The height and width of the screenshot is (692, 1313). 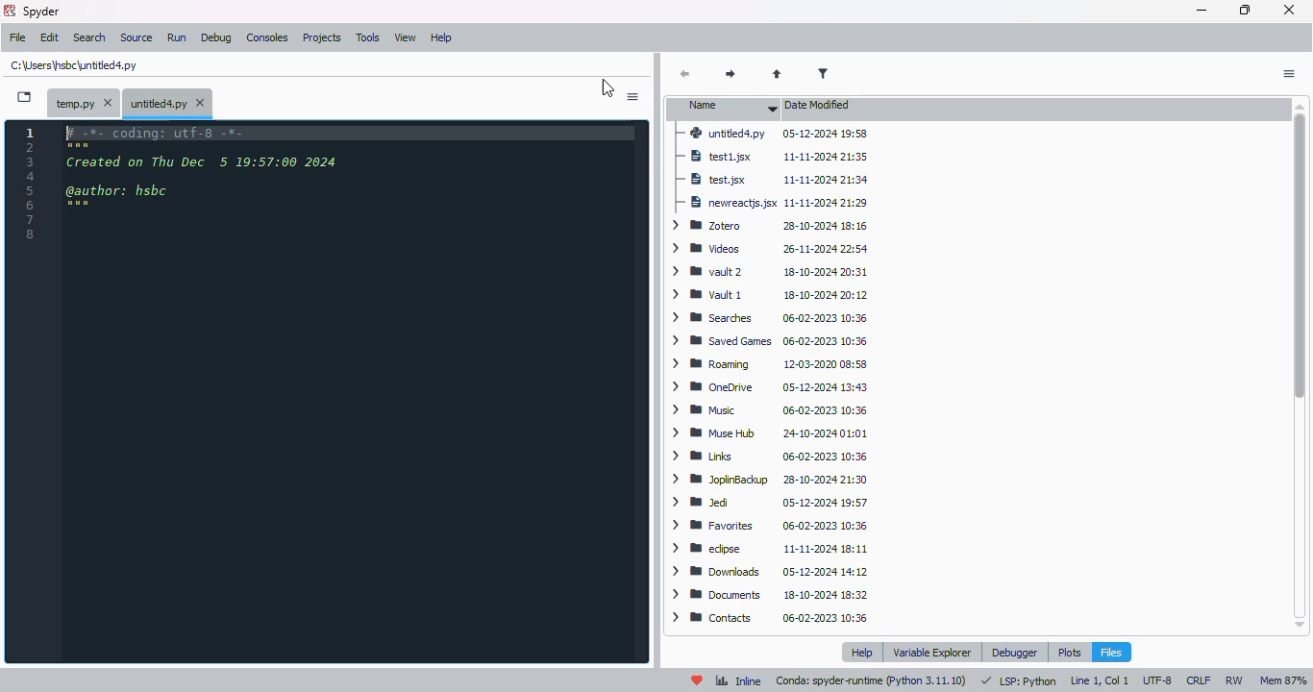 What do you see at coordinates (684, 74) in the screenshot?
I see `back` at bounding box center [684, 74].